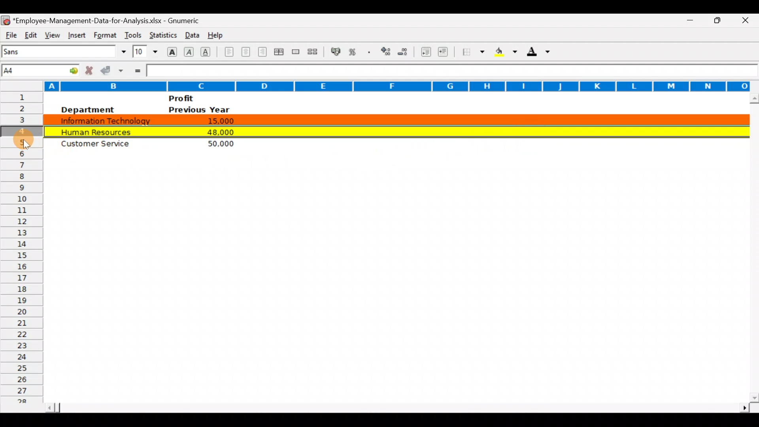 The image size is (759, 427). Describe the element at coordinates (111, 19) in the screenshot. I see `*Employee-Management-Data-for-Analysis.xlsx - Gnumeric` at that location.